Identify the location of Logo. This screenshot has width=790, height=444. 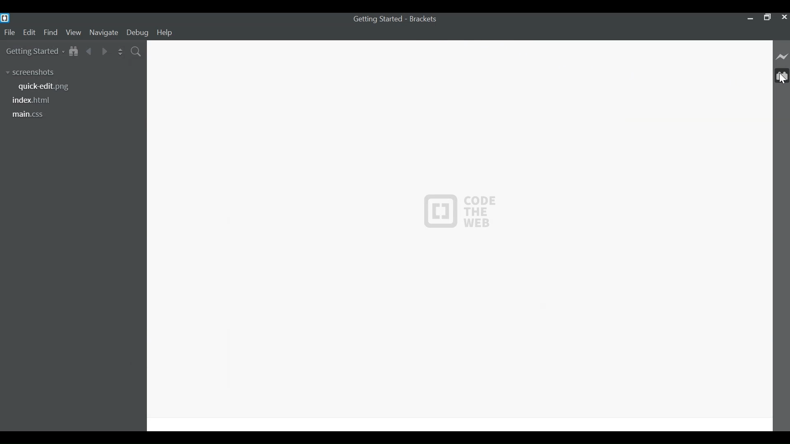
(460, 213).